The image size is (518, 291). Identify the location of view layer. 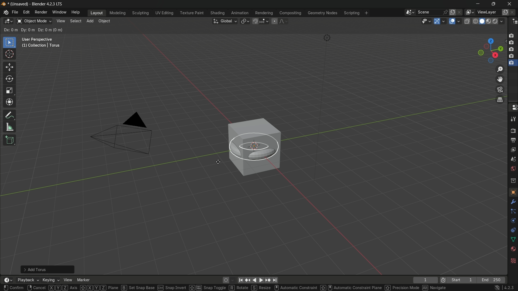
(469, 12).